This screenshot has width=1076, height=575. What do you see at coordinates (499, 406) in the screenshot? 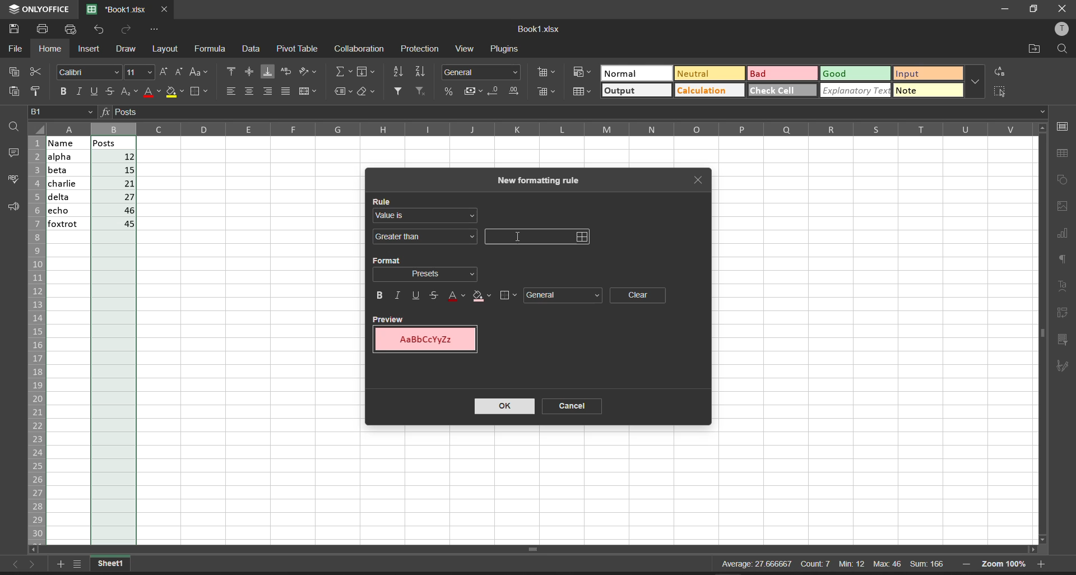
I see `ok` at bounding box center [499, 406].